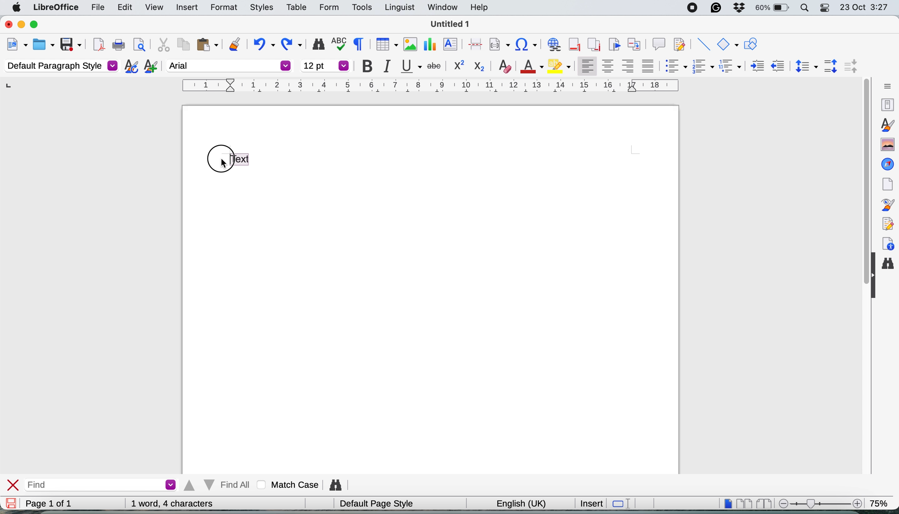 The width and height of the screenshot is (899, 514). What do you see at coordinates (874, 279) in the screenshot?
I see `collapse` at bounding box center [874, 279].